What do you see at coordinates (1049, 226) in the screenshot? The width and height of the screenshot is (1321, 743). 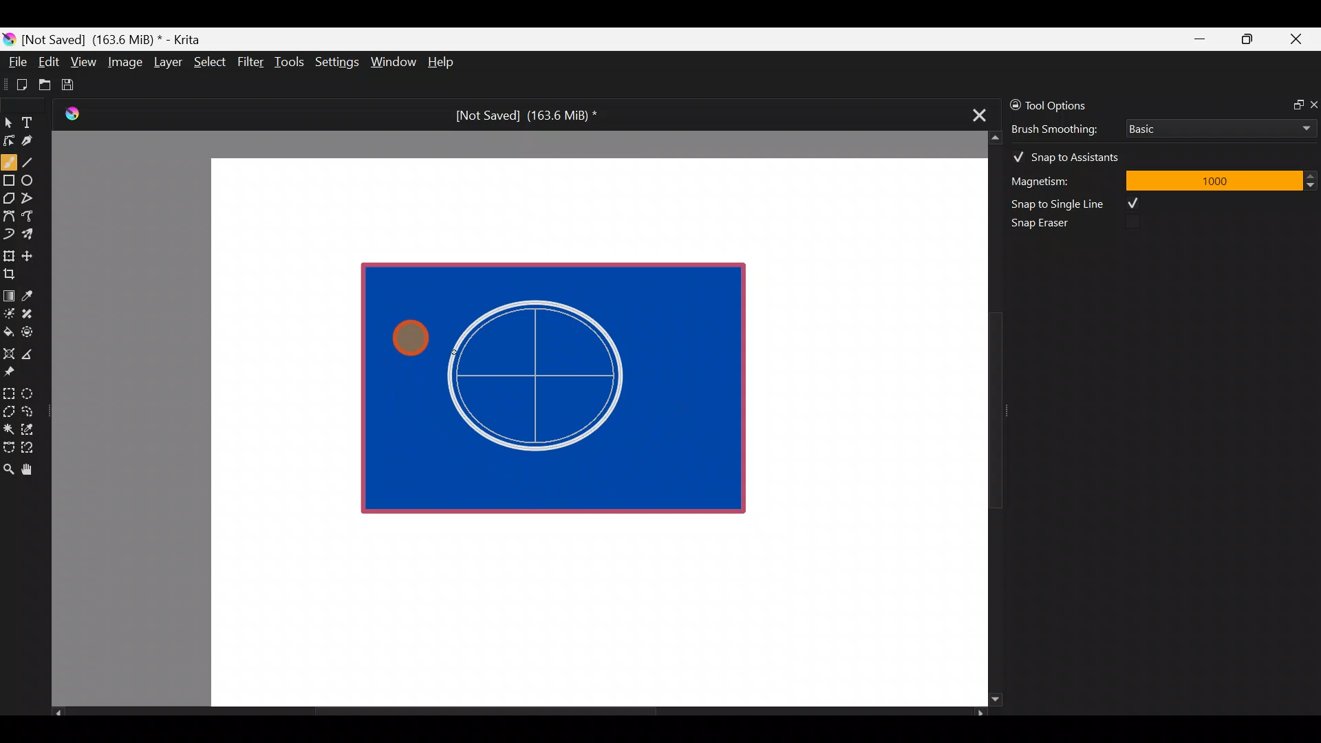 I see `Snap eraser` at bounding box center [1049, 226].